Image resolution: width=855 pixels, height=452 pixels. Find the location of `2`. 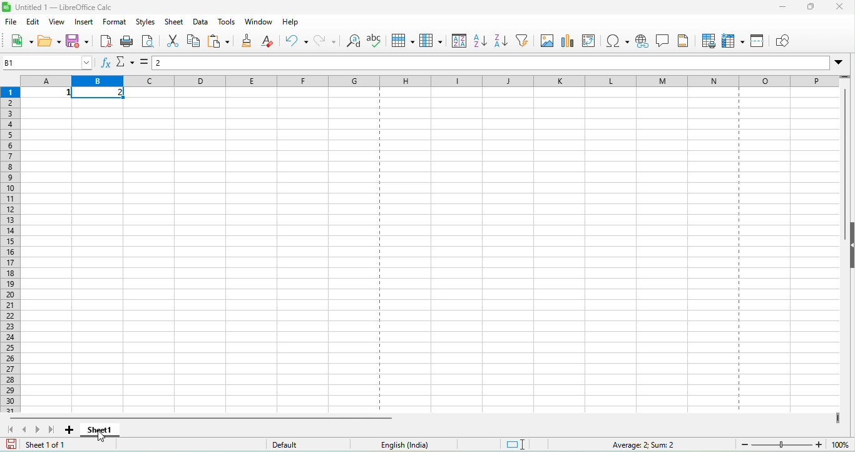

2 is located at coordinates (101, 93).